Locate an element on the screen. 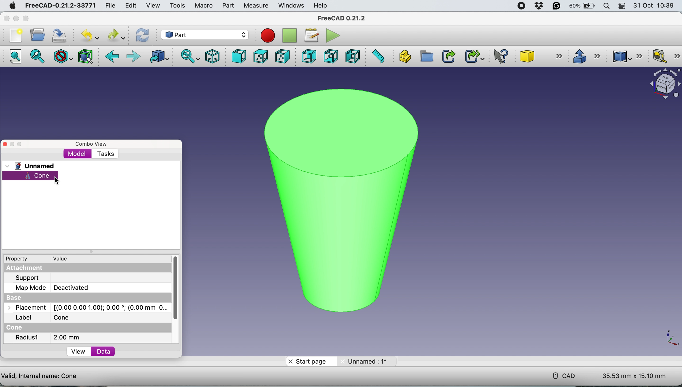  object navigator is located at coordinates (662, 84).